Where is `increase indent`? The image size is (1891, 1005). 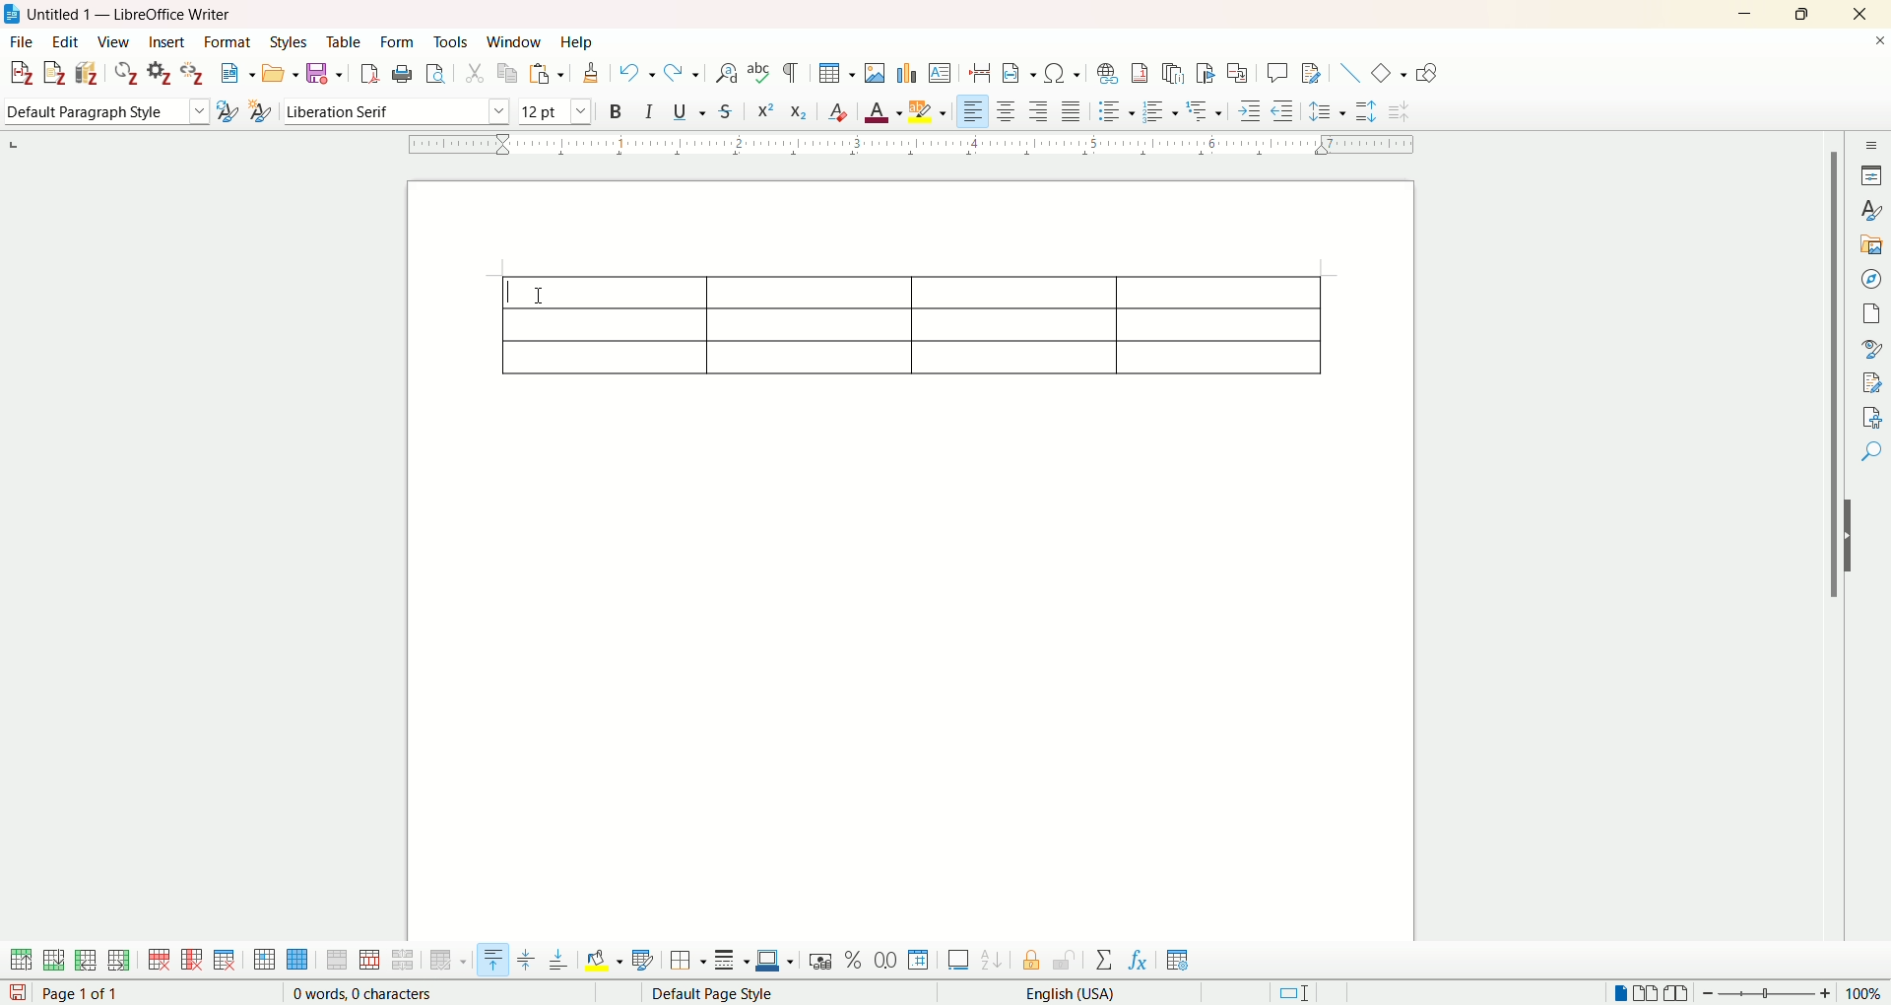 increase indent is located at coordinates (1249, 111).